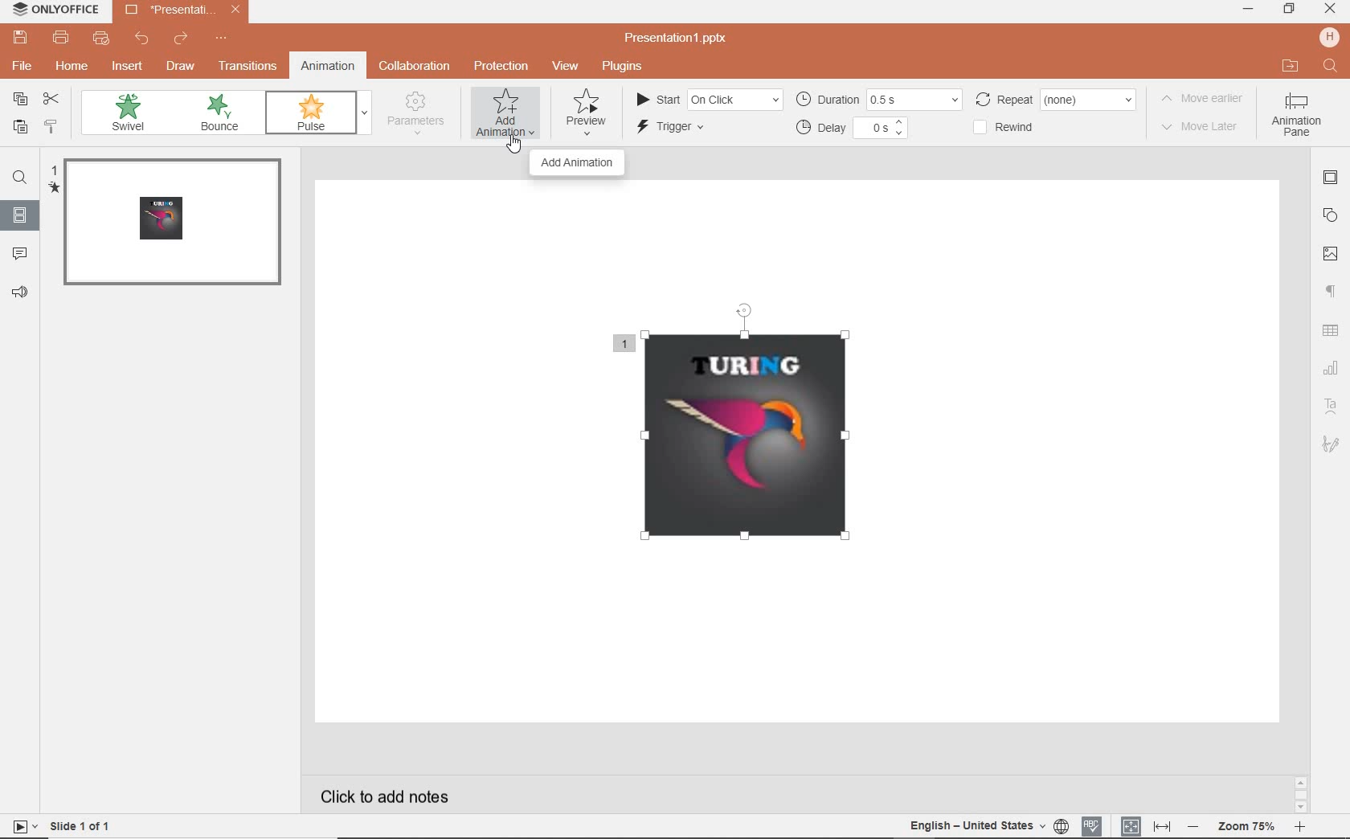 The height and width of the screenshot is (839, 1350). Describe the element at coordinates (1331, 215) in the screenshot. I see `shape` at that location.